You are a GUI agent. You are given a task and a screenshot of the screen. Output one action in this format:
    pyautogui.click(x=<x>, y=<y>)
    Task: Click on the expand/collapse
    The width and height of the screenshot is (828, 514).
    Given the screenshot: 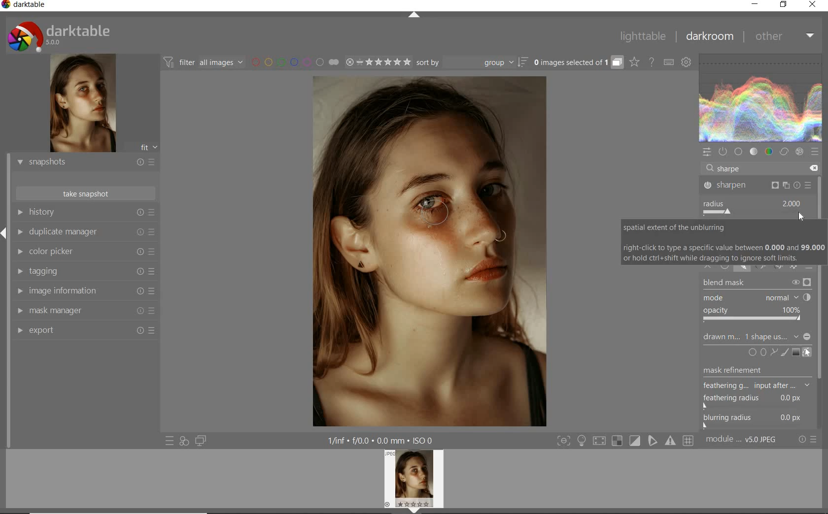 What is the action you would take?
    pyautogui.click(x=414, y=17)
    